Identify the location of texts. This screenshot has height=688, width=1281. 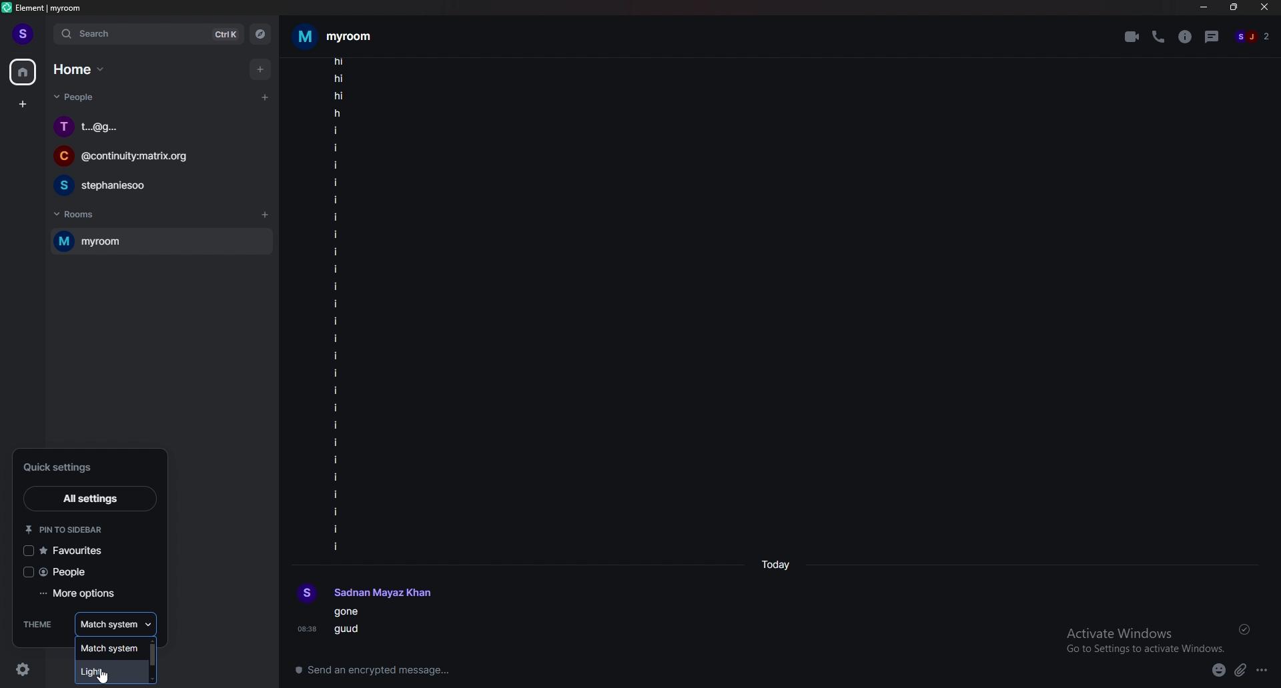
(337, 304).